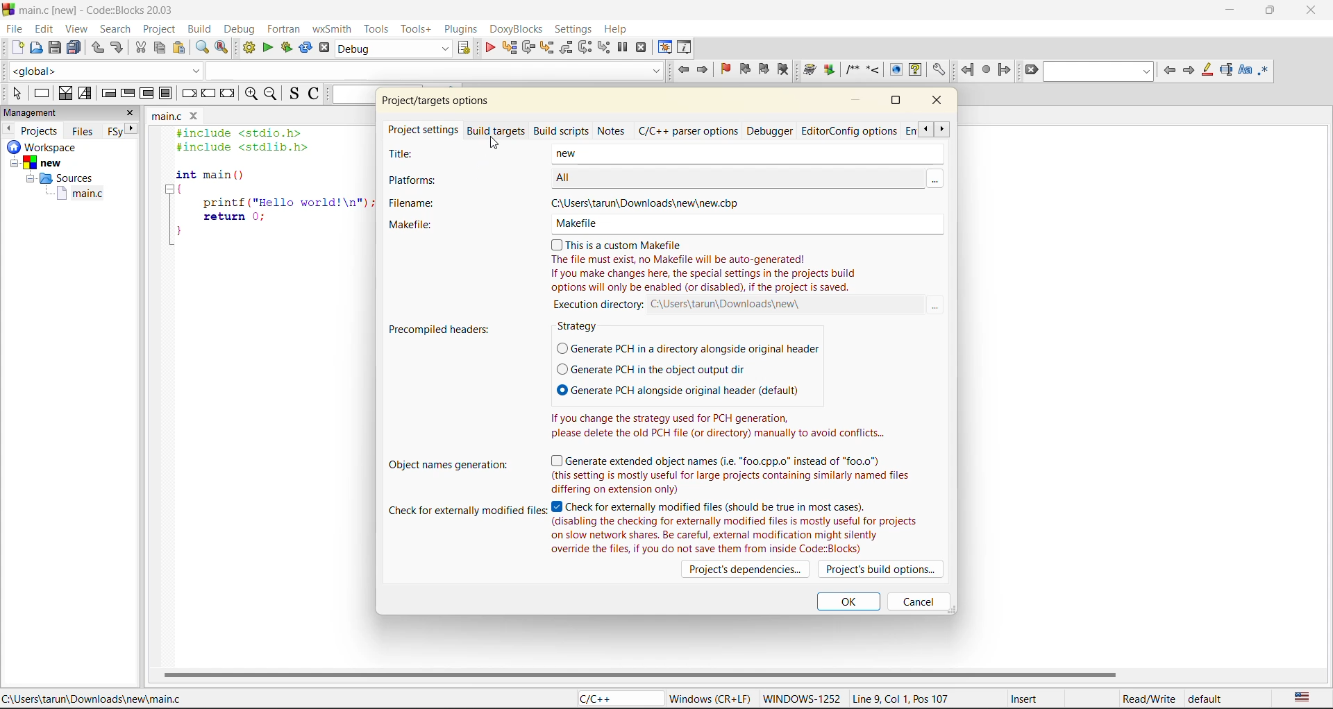  Describe the element at coordinates (830, 70) in the screenshot. I see `Extract documentation for the current project` at that location.